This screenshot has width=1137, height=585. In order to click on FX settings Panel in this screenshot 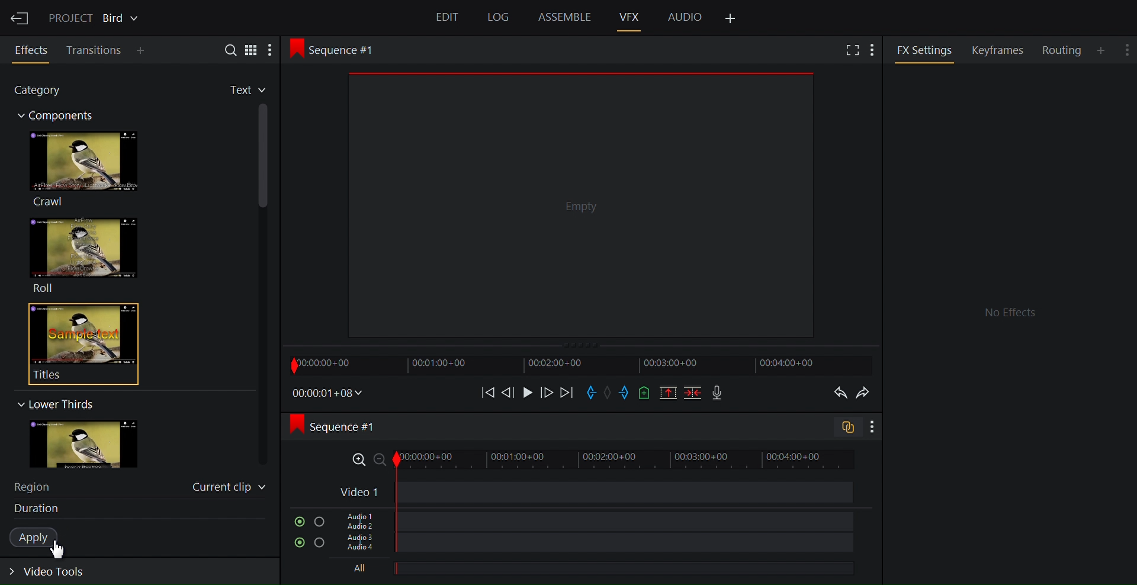, I will do `click(1008, 321)`.